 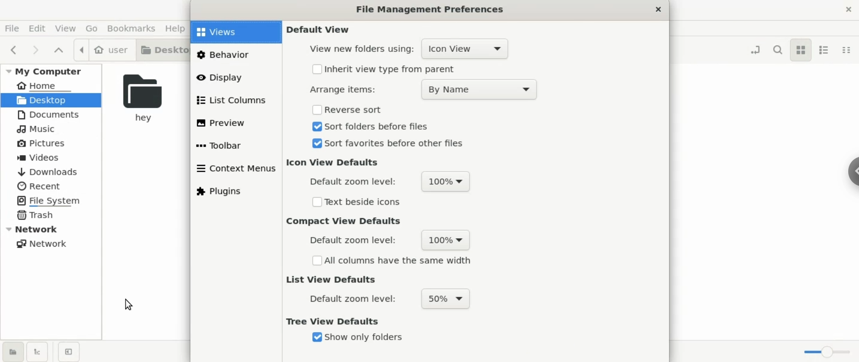 What do you see at coordinates (448, 182) in the screenshot?
I see `100%` at bounding box center [448, 182].